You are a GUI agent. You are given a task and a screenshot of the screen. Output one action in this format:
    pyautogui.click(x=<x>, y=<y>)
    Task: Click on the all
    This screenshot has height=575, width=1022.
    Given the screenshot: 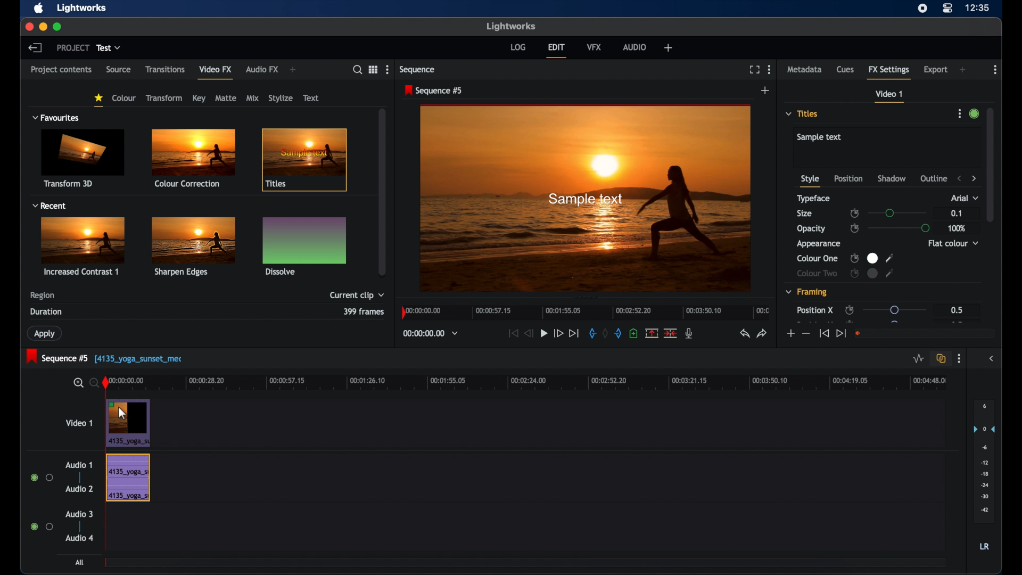 What is the action you would take?
    pyautogui.click(x=81, y=563)
    